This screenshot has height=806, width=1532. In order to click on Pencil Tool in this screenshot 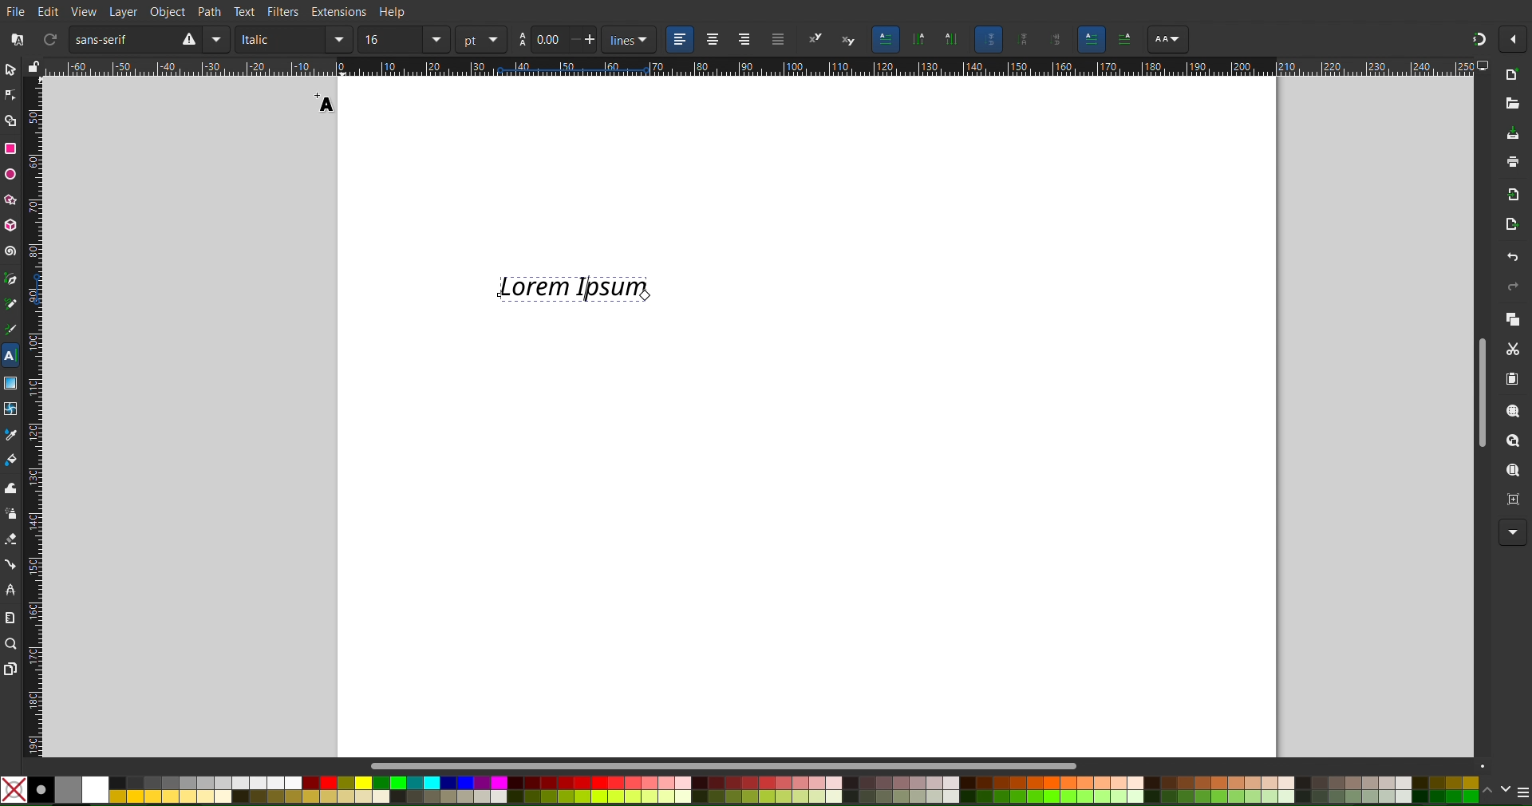, I will do `click(10, 303)`.